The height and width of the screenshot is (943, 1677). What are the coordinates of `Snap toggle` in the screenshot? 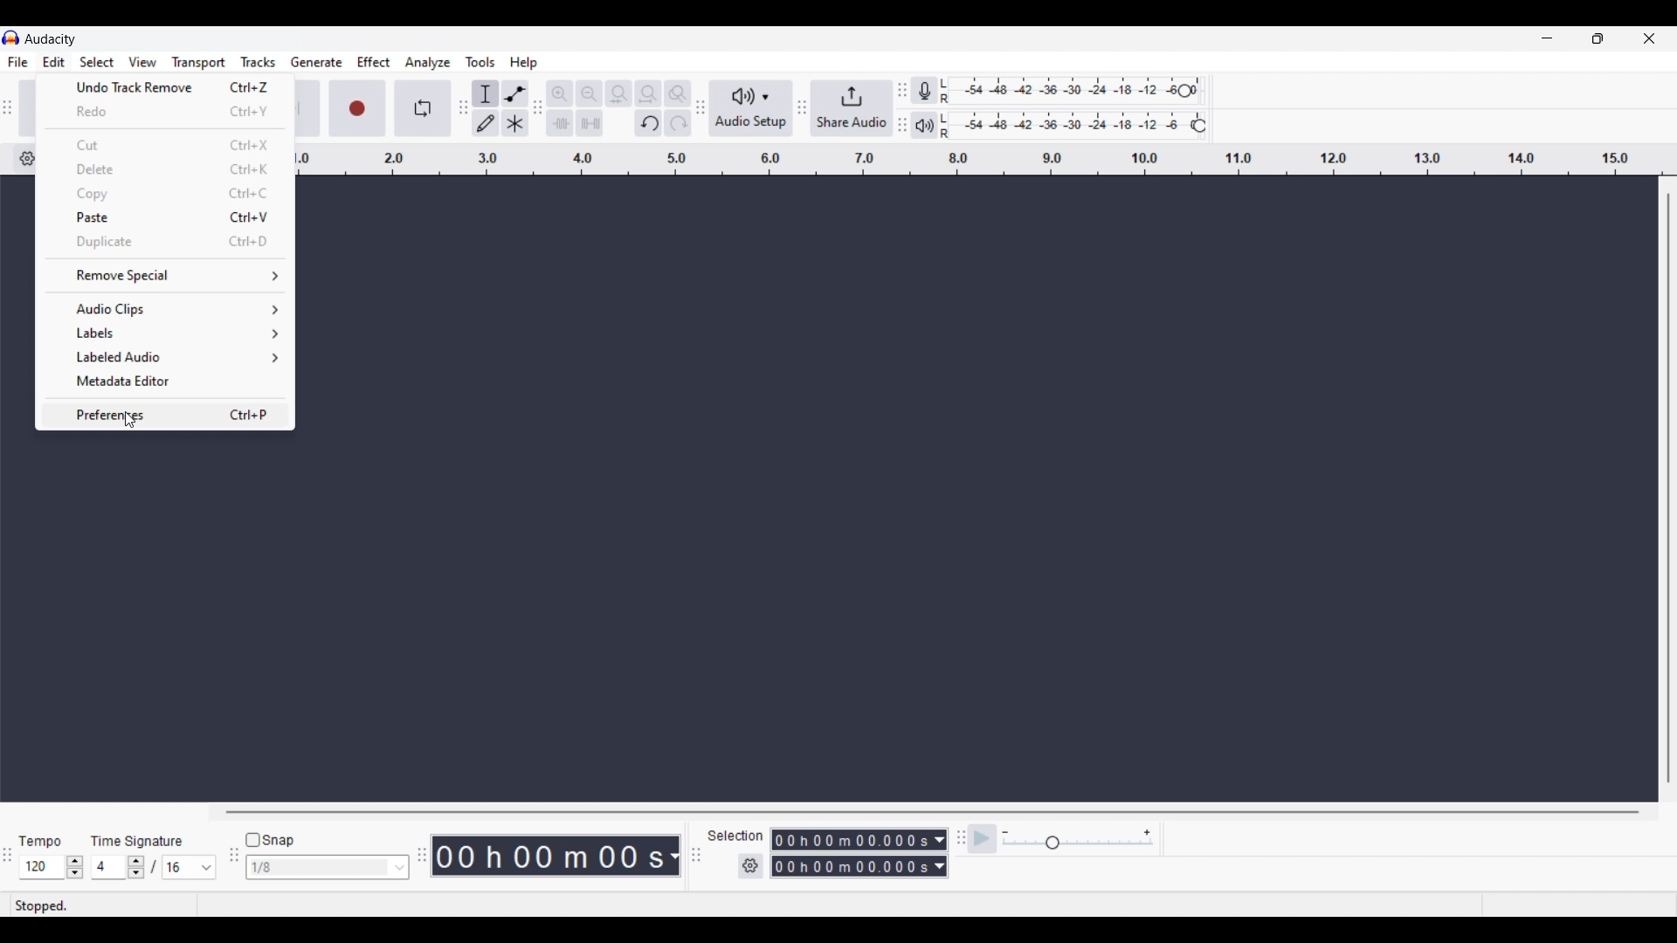 It's located at (271, 841).